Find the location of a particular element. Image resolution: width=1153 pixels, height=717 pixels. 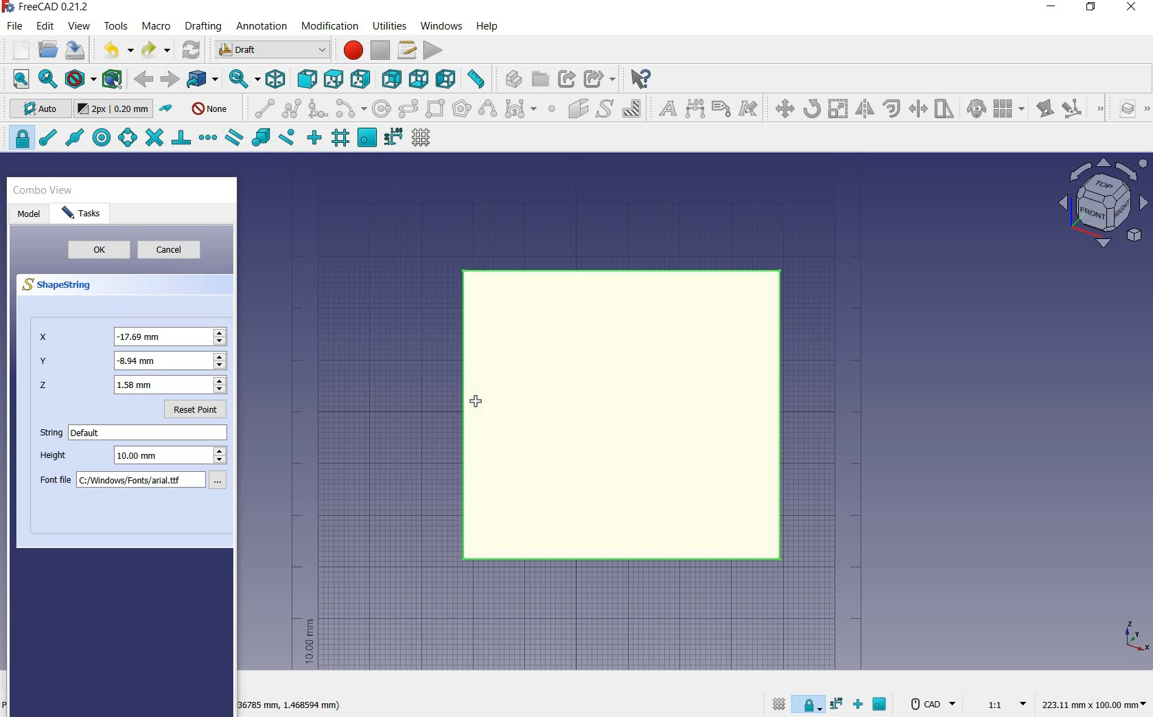

tools is located at coordinates (116, 25).